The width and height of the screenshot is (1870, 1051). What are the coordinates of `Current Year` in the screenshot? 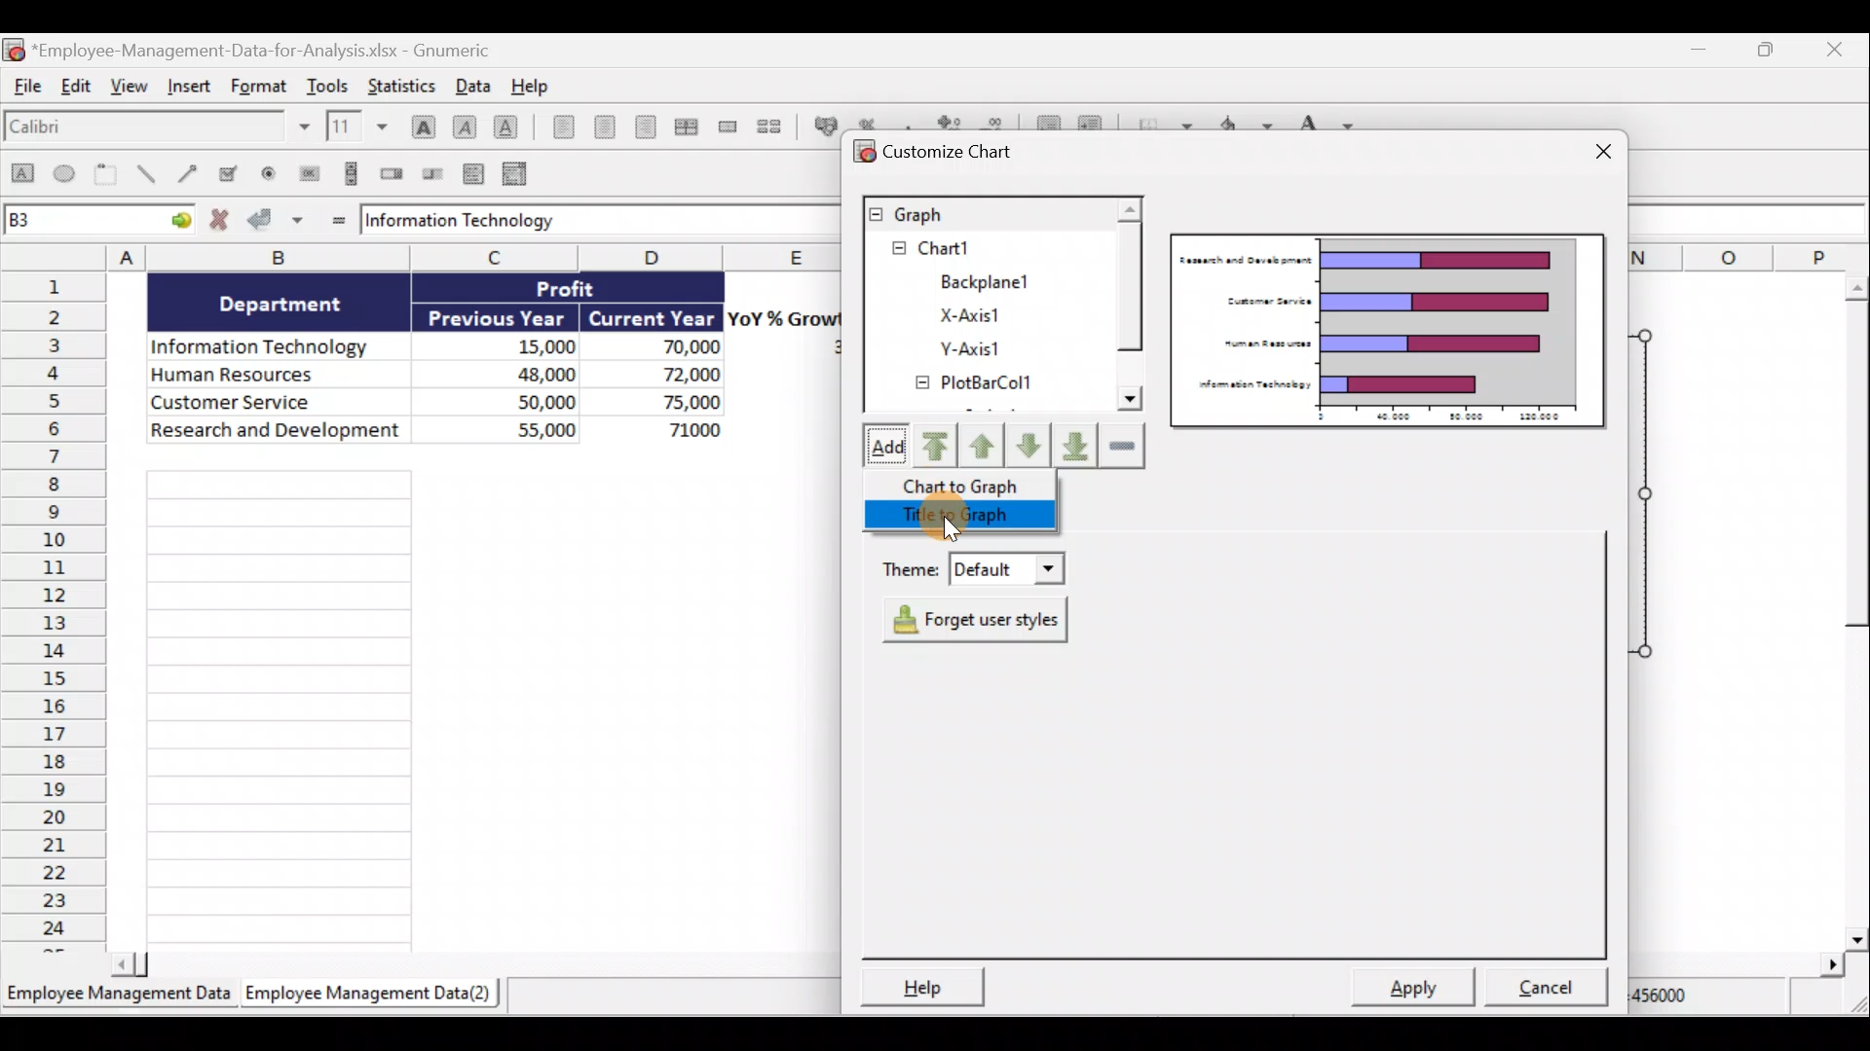 It's located at (653, 316).